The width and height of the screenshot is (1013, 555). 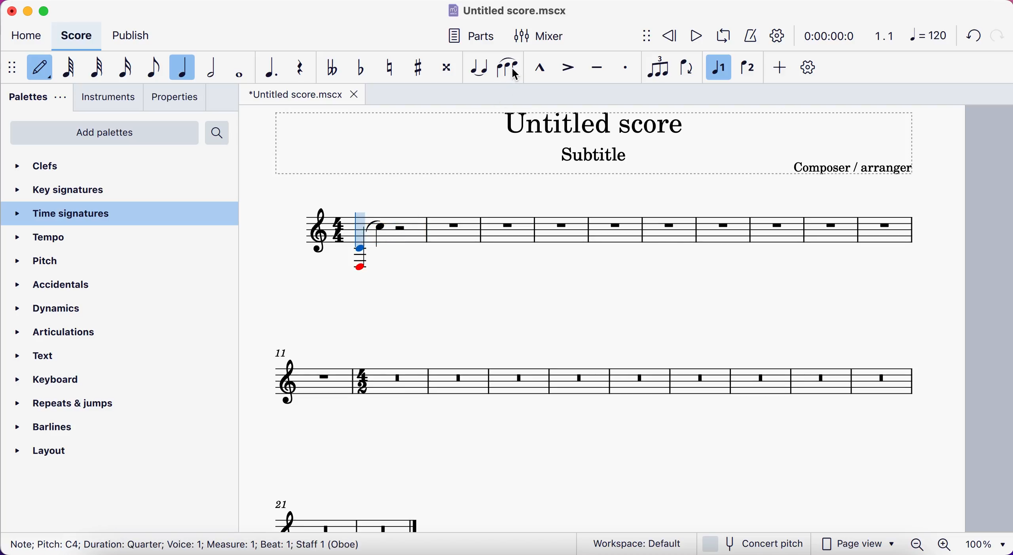 What do you see at coordinates (275, 67) in the screenshot?
I see `augmentation dot` at bounding box center [275, 67].